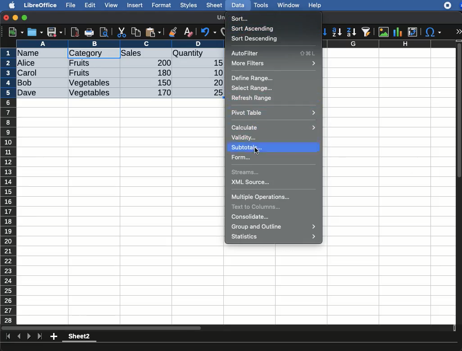  I want to click on styles, so click(188, 6).